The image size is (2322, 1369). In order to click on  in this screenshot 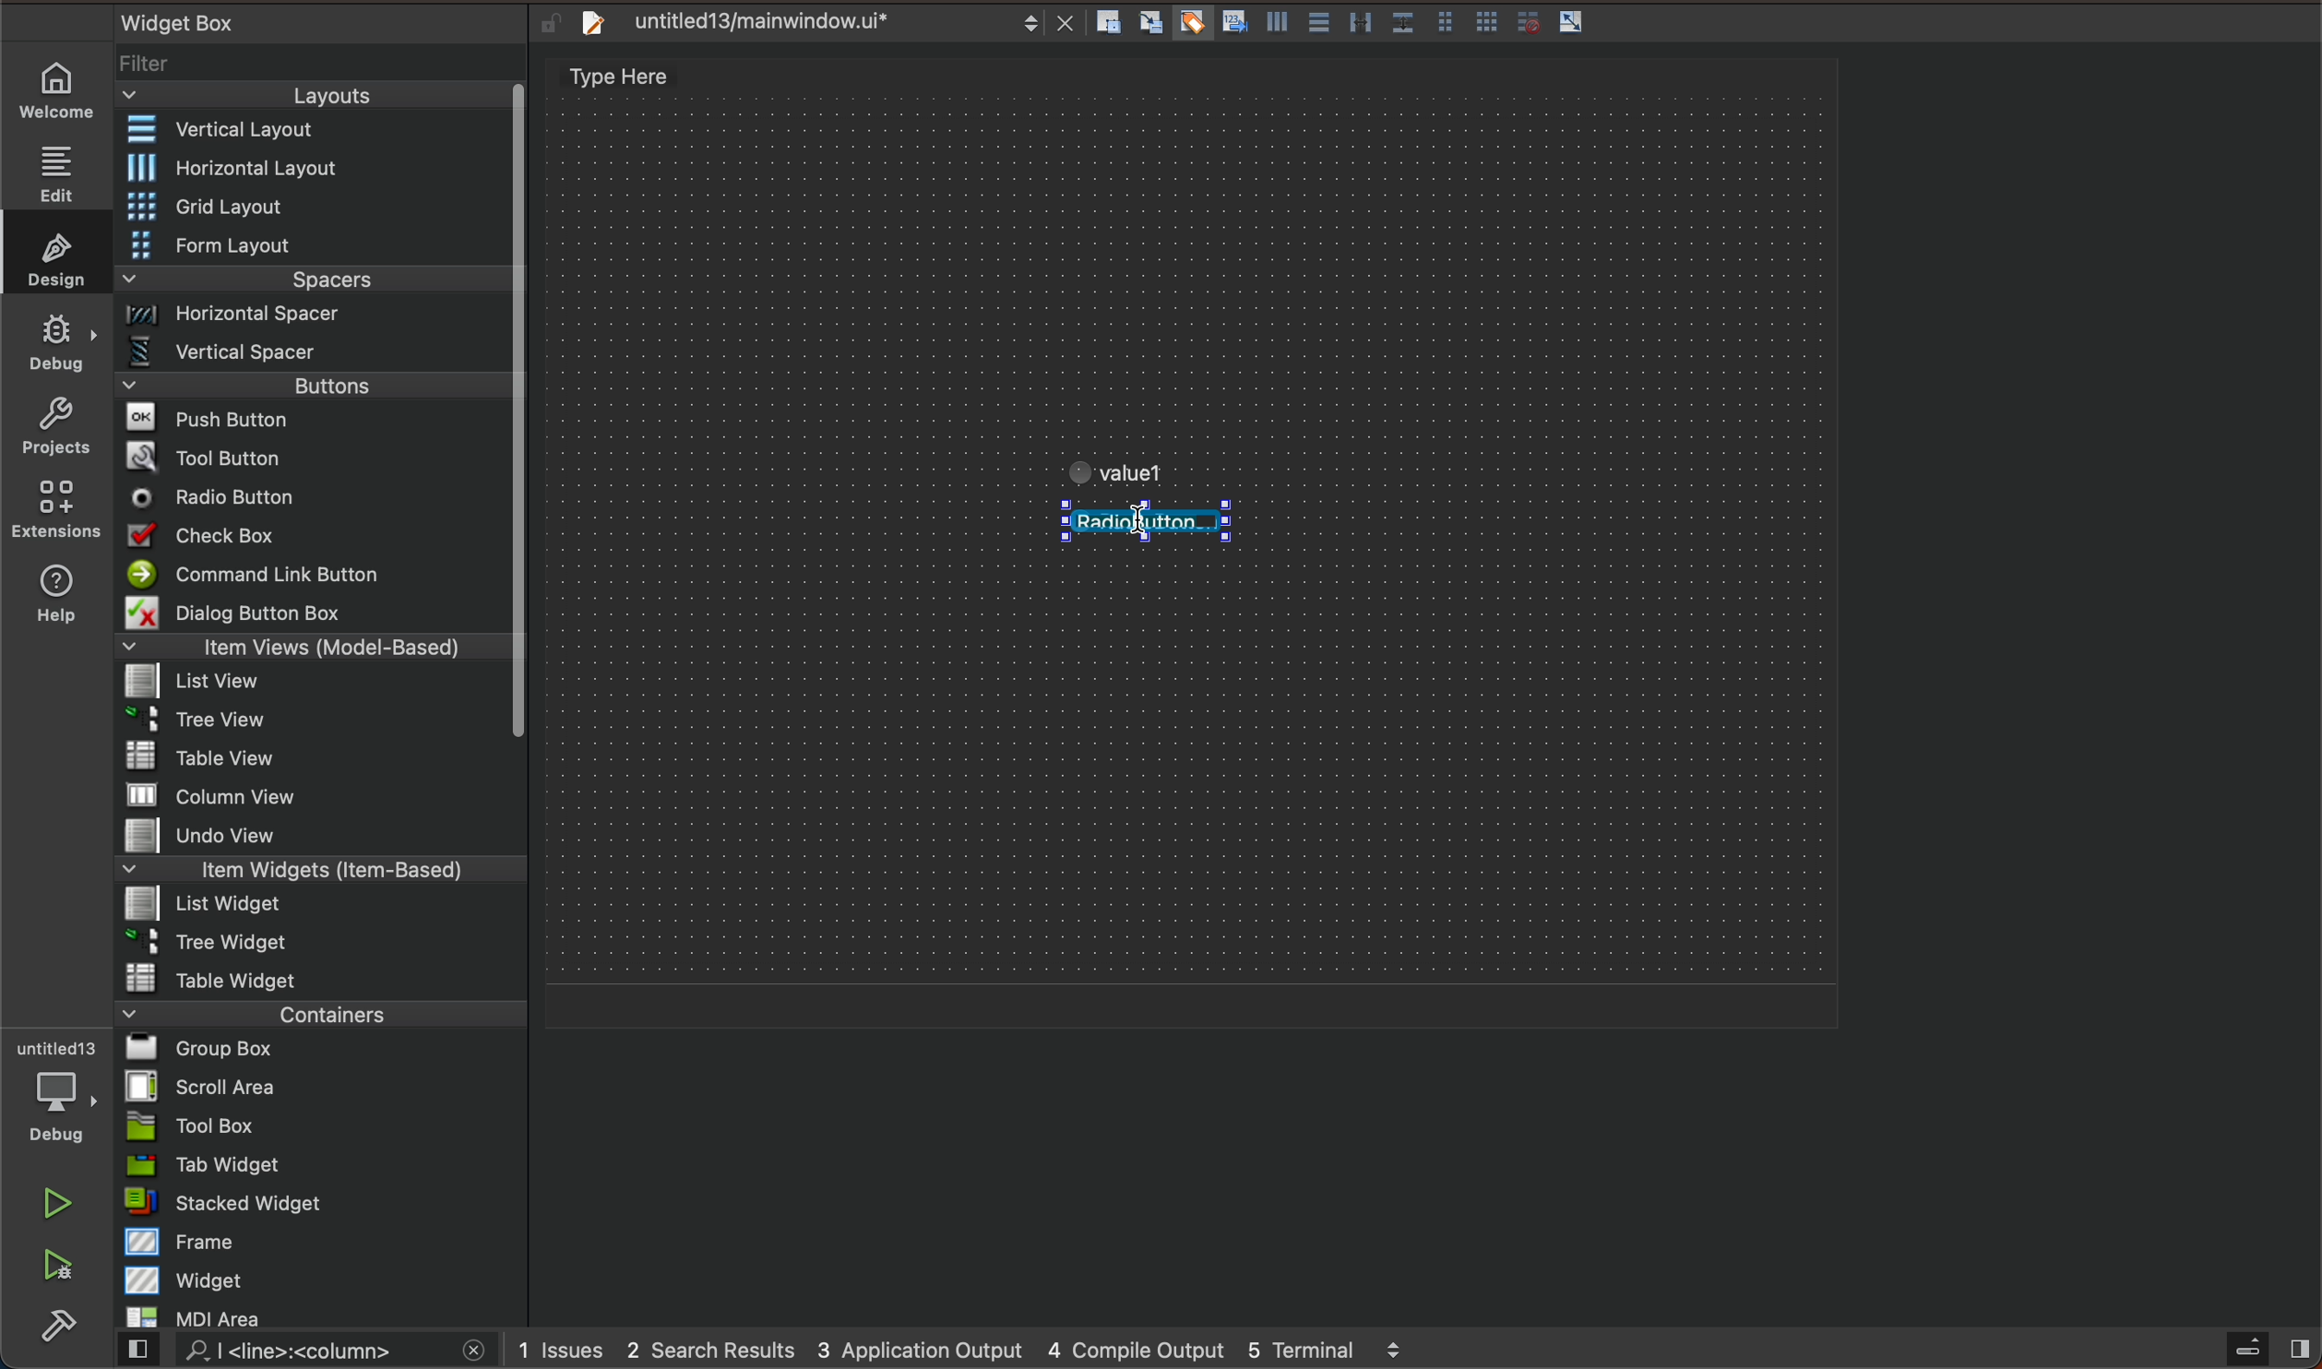, I will do `click(316, 208)`.